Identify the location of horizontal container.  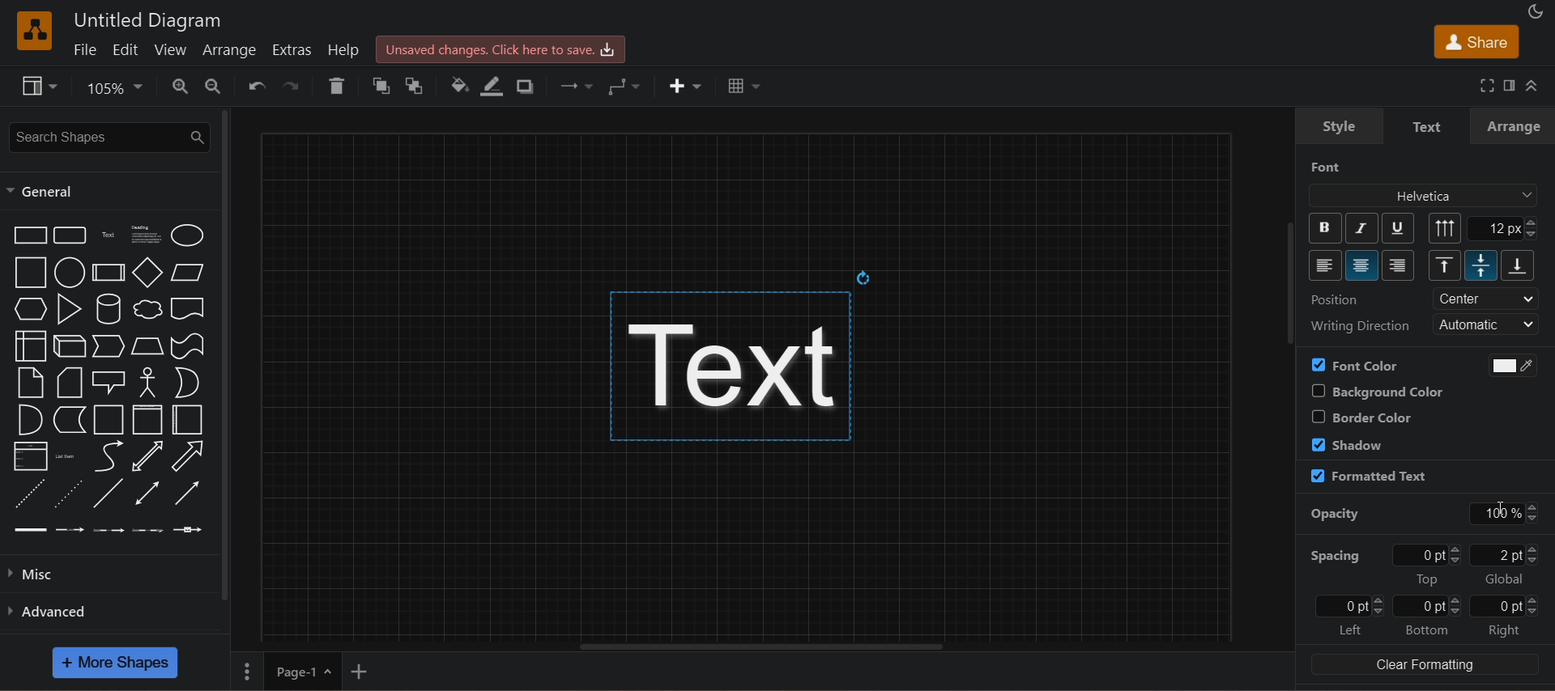
(189, 420).